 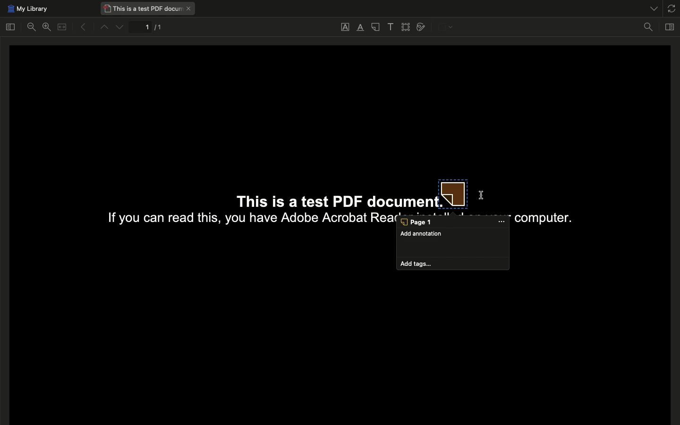 I want to click on Note annotation, so click(x=454, y=194).